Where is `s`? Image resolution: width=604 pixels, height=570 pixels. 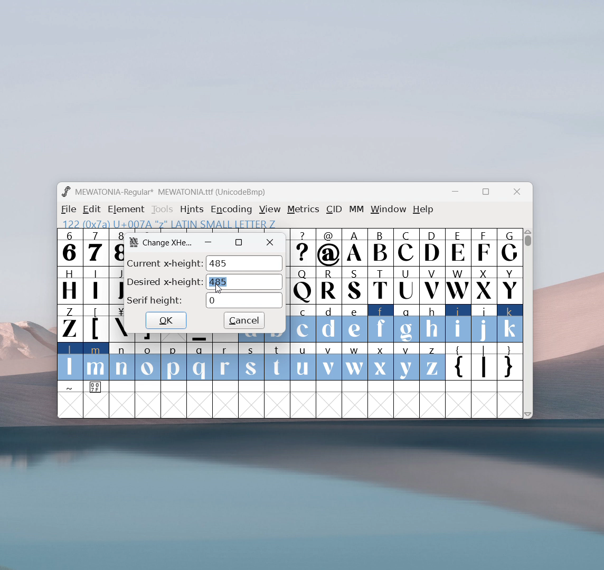
s is located at coordinates (251, 362).